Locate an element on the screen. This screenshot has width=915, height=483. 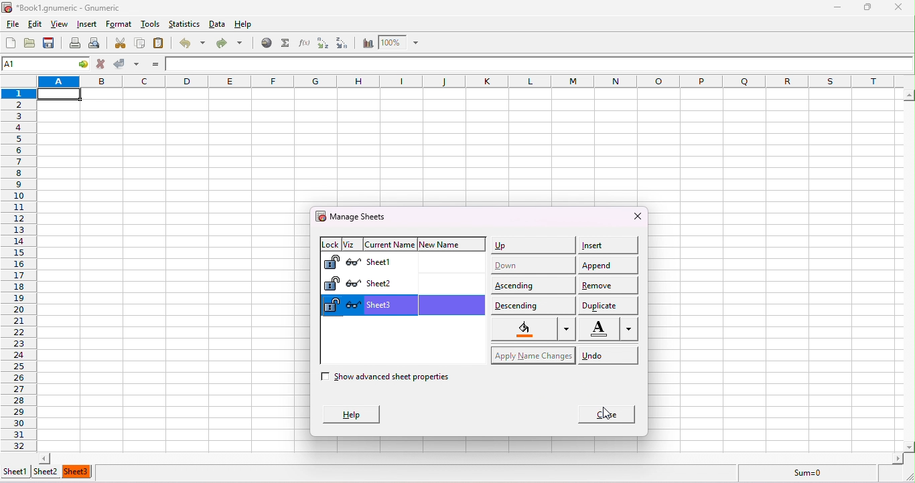
apply name changes is located at coordinates (532, 354).